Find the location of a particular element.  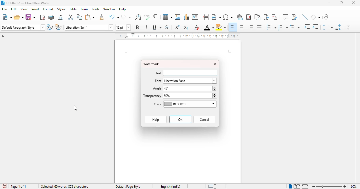

default page style is located at coordinates (128, 186).